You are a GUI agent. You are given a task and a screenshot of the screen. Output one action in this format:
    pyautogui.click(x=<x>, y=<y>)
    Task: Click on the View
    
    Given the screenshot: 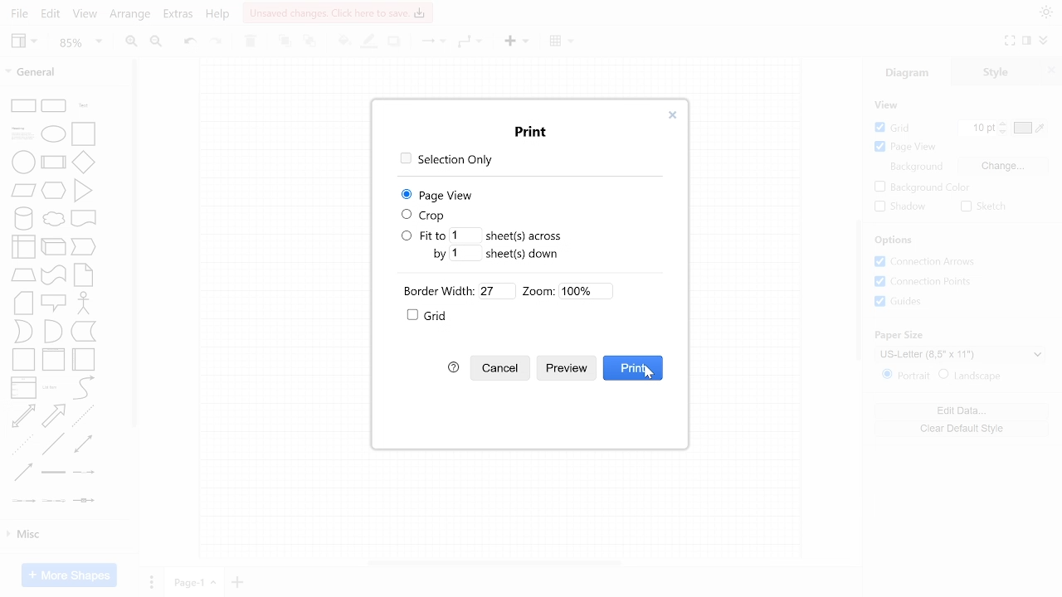 What is the action you would take?
    pyautogui.click(x=24, y=42)
    